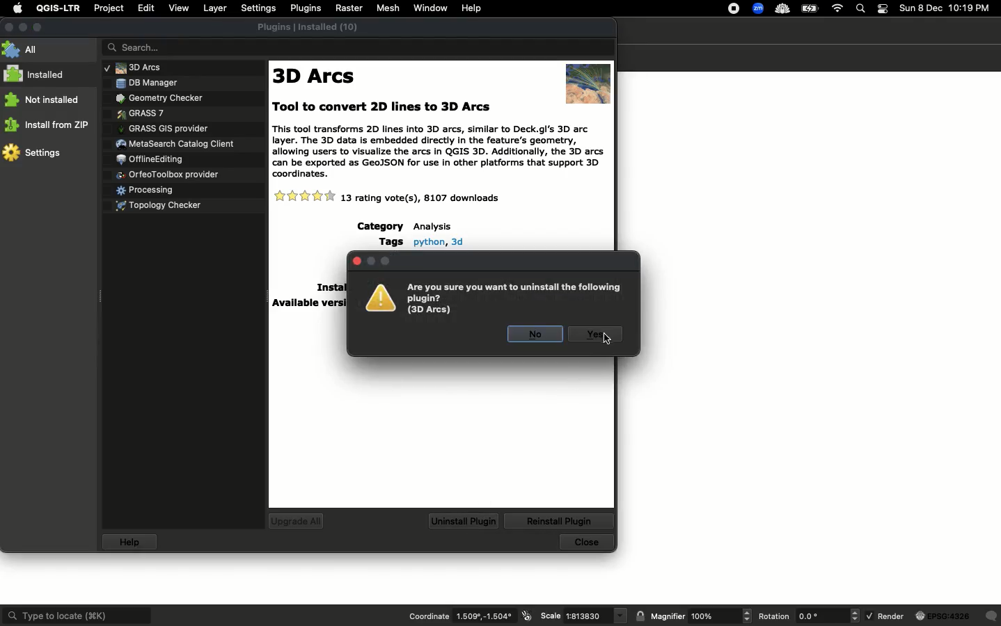  What do you see at coordinates (933, 618) in the screenshot?
I see `Render` at bounding box center [933, 618].